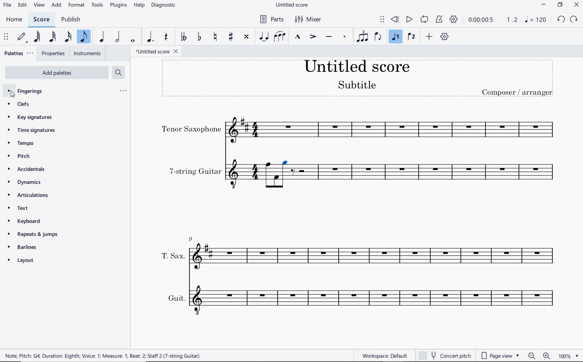 The height and width of the screenshot is (362, 583). Describe the element at coordinates (7, 37) in the screenshot. I see `SELECET TO MOVE` at that location.